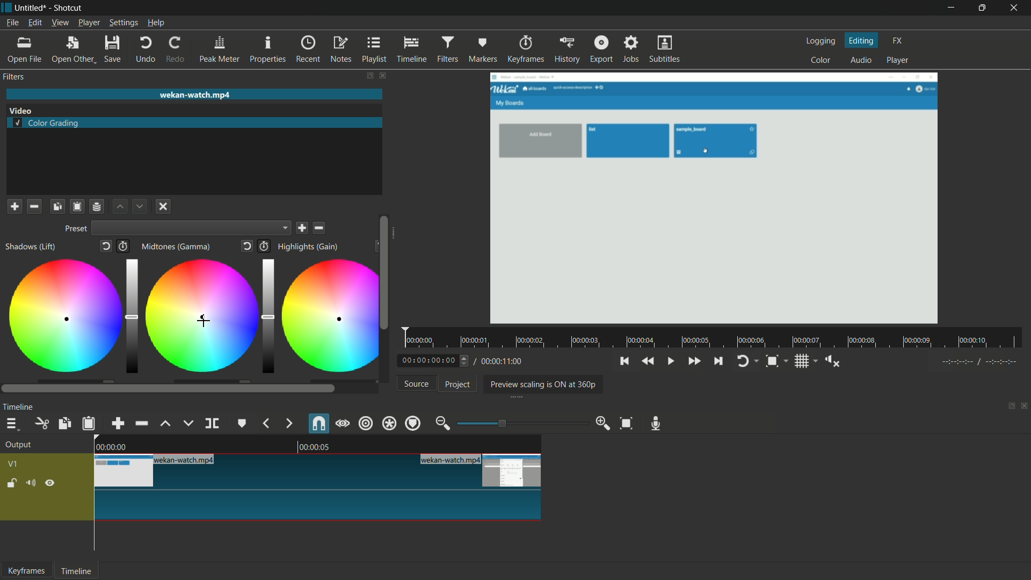 The width and height of the screenshot is (1031, 580). What do you see at coordinates (985, 364) in the screenshot?
I see `----:-- /` at bounding box center [985, 364].